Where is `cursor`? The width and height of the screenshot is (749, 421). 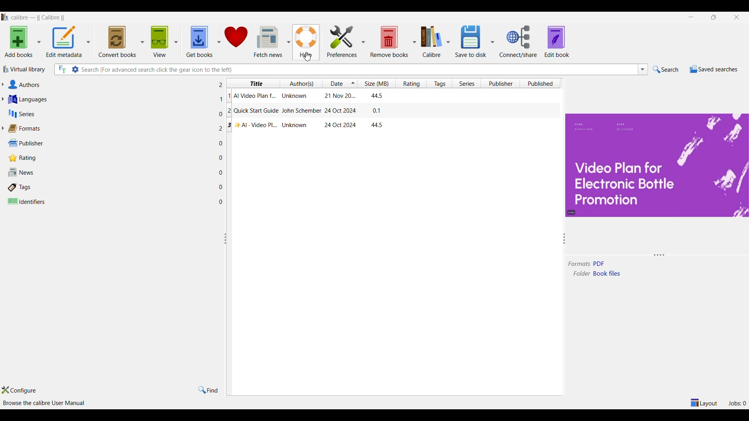 cursor is located at coordinates (309, 57).